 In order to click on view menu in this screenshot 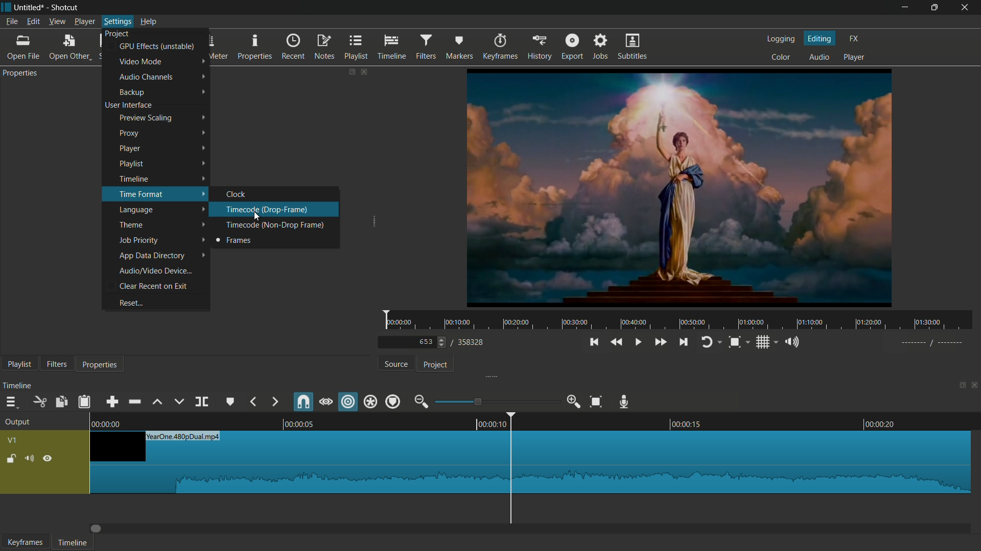, I will do `click(57, 22)`.